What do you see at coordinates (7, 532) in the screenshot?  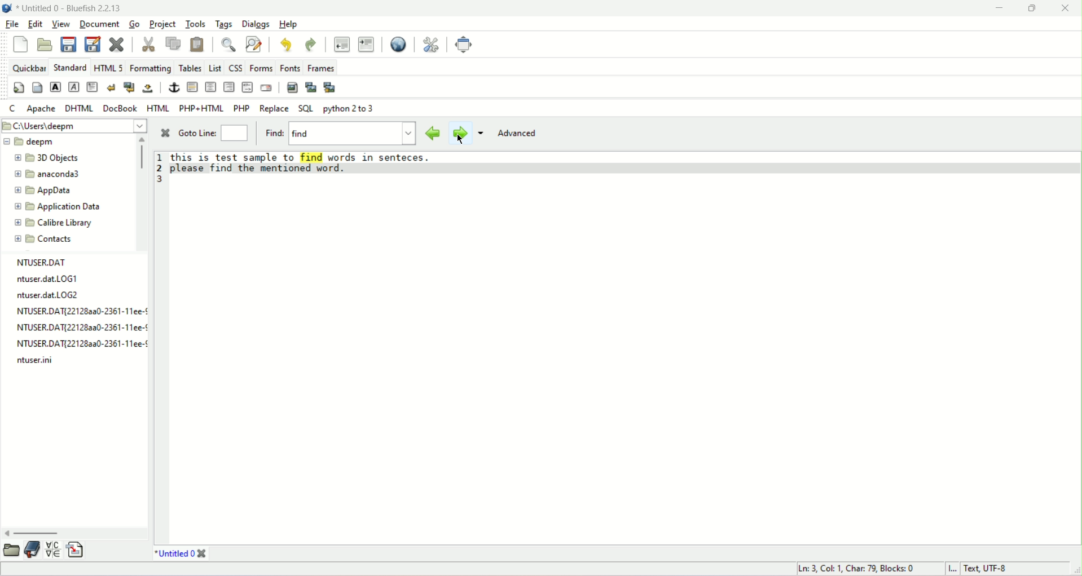 I see `move left` at bounding box center [7, 532].